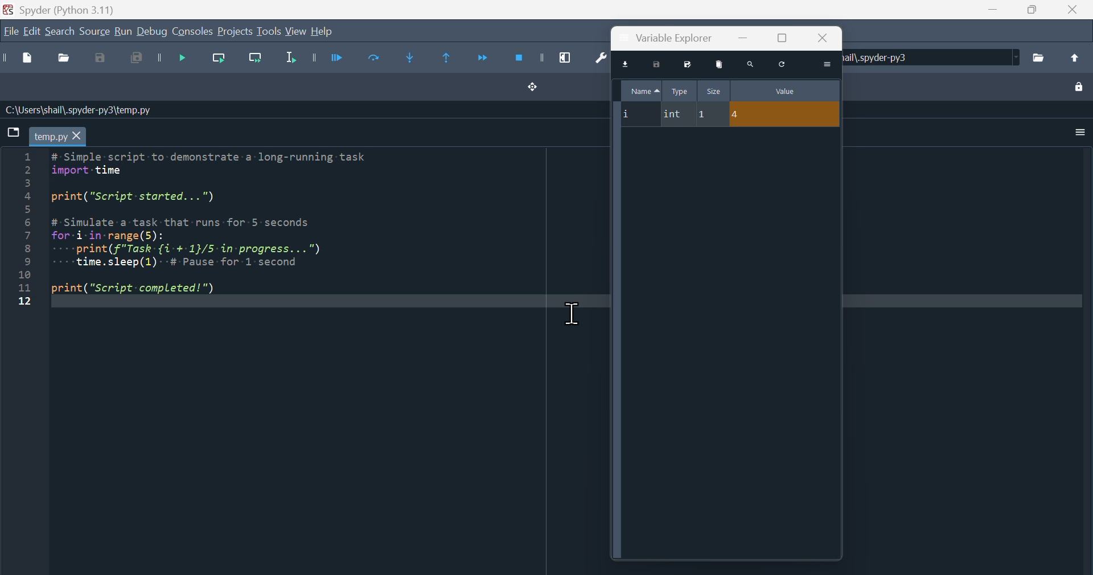 This screenshot has height=575, width=1093. What do you see at coordinates (720, 64) in the screenshot?
I see `remove all variables` at bounding box center [720, 64].